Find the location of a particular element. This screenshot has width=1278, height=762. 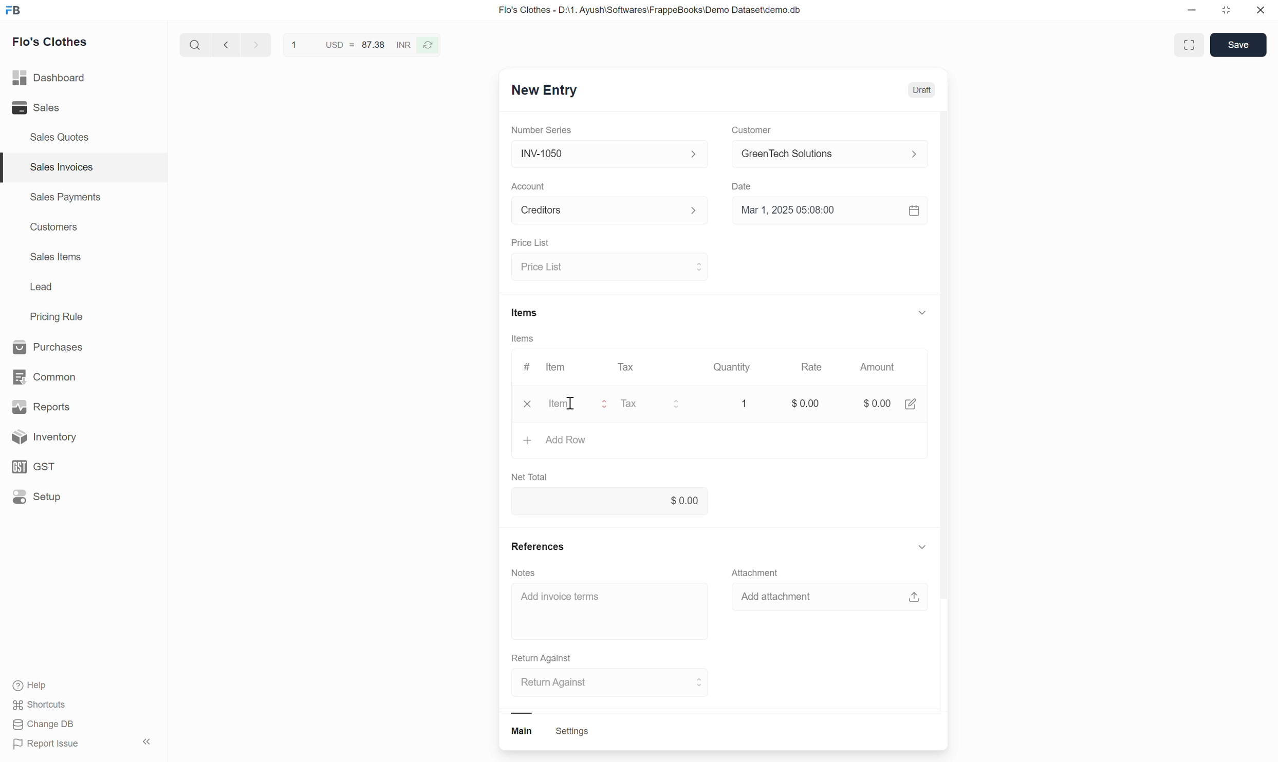

Help is located at coordinates (54, 685).